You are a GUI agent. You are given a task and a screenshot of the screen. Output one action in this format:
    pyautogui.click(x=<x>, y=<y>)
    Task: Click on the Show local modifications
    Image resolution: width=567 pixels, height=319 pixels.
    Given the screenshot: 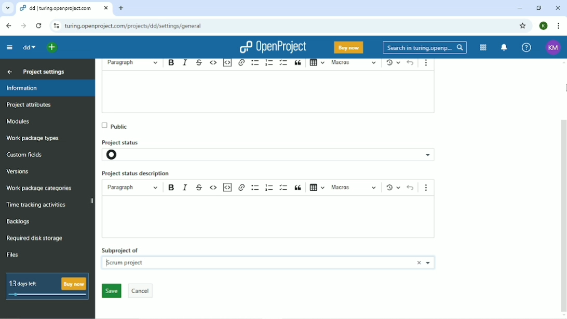 What is the action you would take?
    pyautogui.click(x=393, y=189)
    